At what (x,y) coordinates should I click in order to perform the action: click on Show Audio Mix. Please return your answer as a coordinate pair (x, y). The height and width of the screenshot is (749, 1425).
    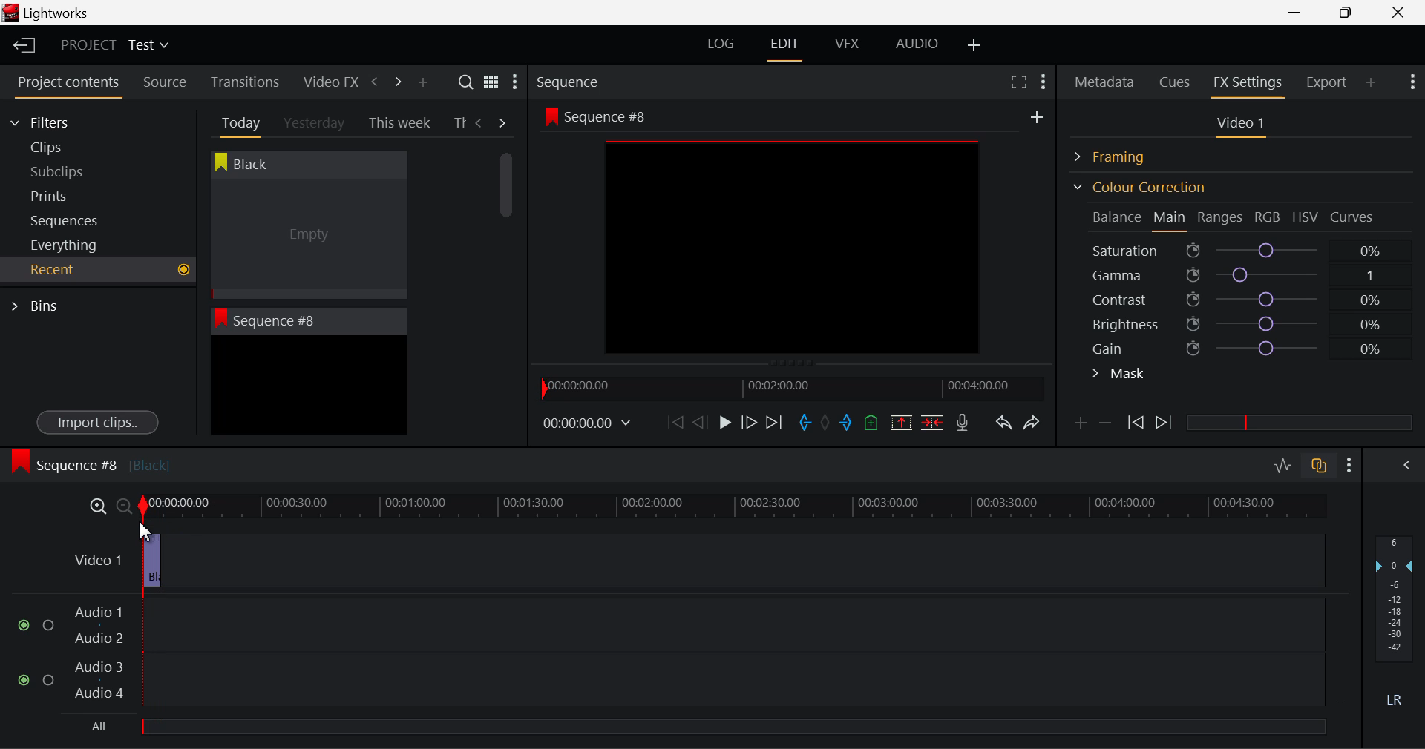
    Looking at the image, I should click on (1408, 463).